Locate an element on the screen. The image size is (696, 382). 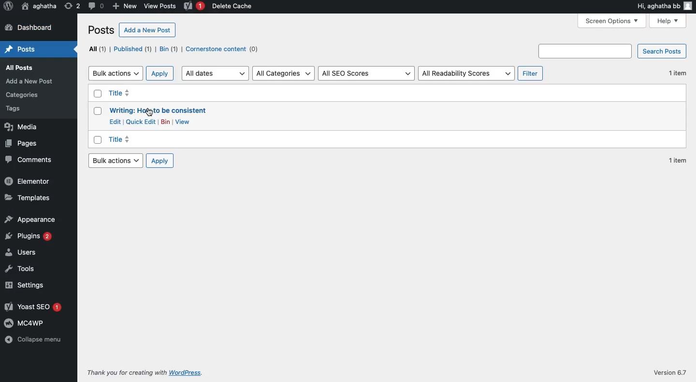
1 item is located at coordinates (673, 74).